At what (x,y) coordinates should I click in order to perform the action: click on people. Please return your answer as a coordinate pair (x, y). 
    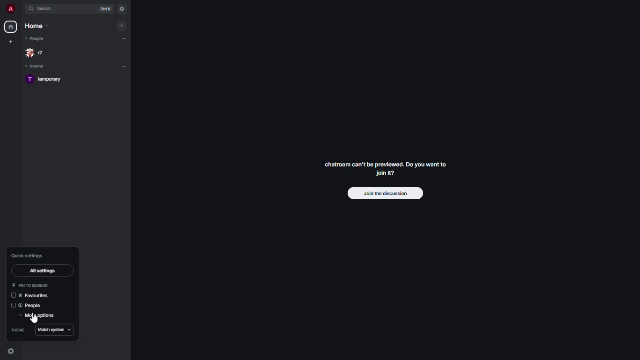
    Looking at the image, I should click on (36, 53).